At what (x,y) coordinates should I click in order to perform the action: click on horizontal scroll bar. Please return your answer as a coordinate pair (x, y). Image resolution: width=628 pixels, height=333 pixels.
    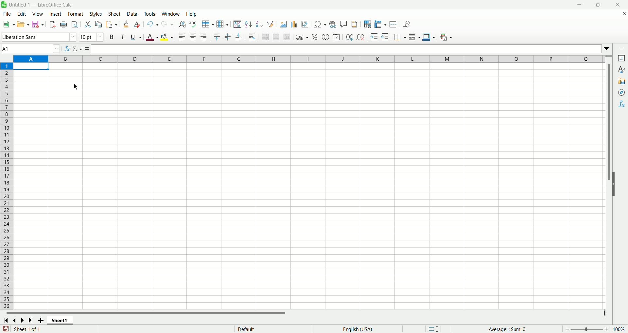
    Looking at the image, I should click on (302, 313).